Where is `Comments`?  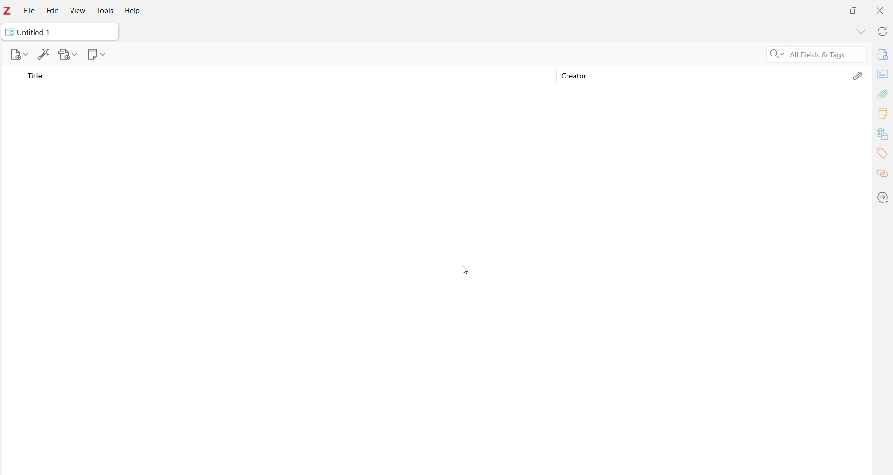 Comments is located at coordinates (883, 114).